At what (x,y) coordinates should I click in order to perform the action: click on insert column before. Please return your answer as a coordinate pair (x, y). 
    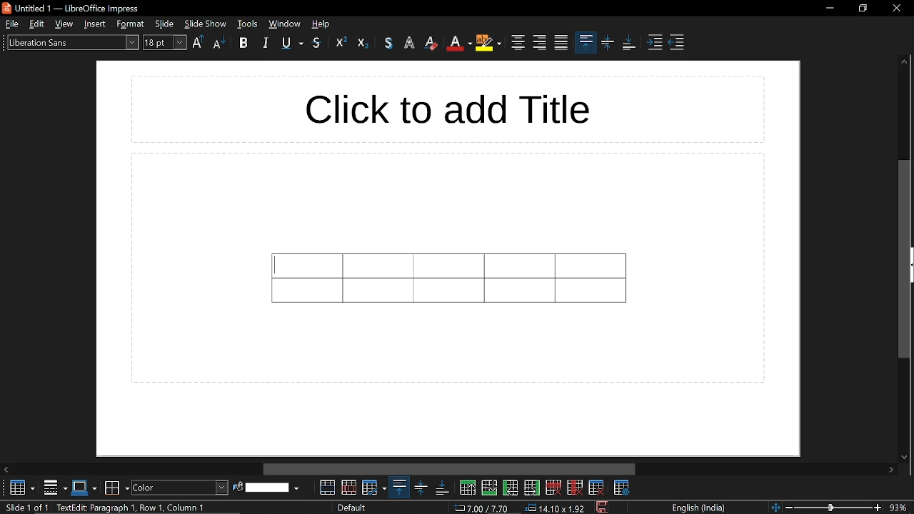
    Looking at the image, I should click on (511, 488).